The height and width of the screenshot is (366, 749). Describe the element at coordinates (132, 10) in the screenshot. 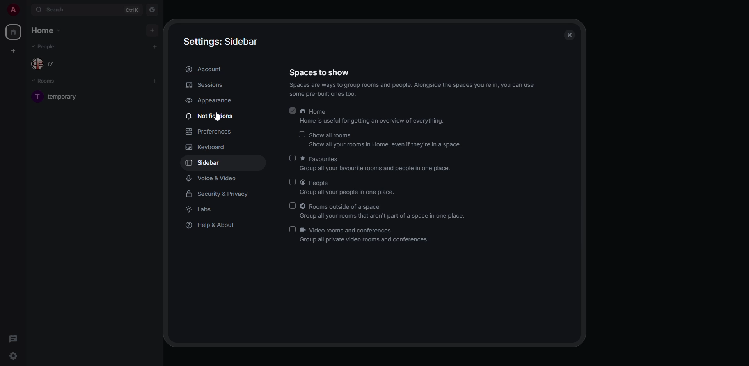

I see `ctrl K` at that location.